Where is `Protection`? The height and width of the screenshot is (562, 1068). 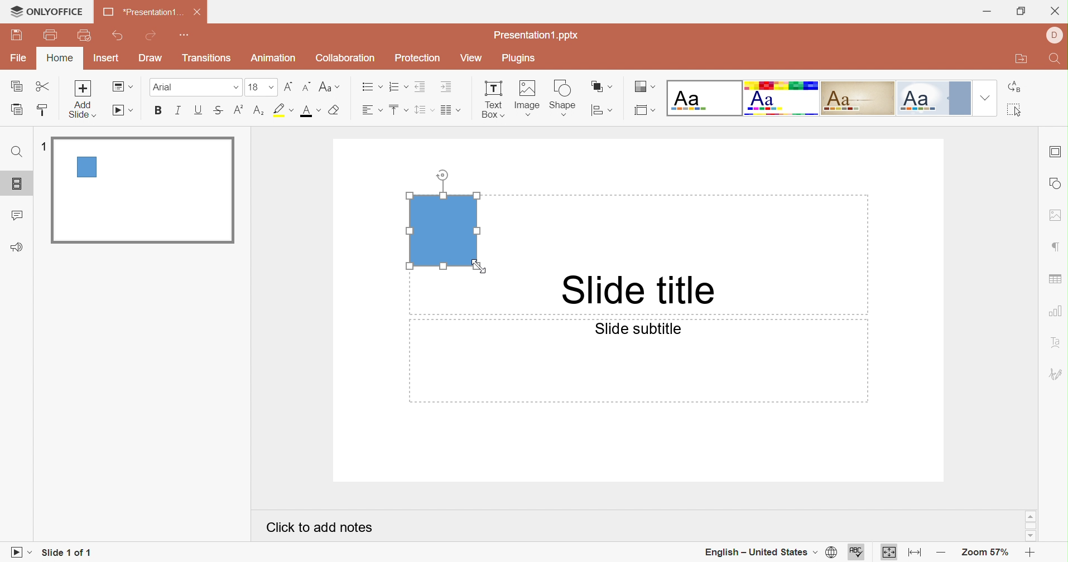 Protection is located at coordinates (418, 58).